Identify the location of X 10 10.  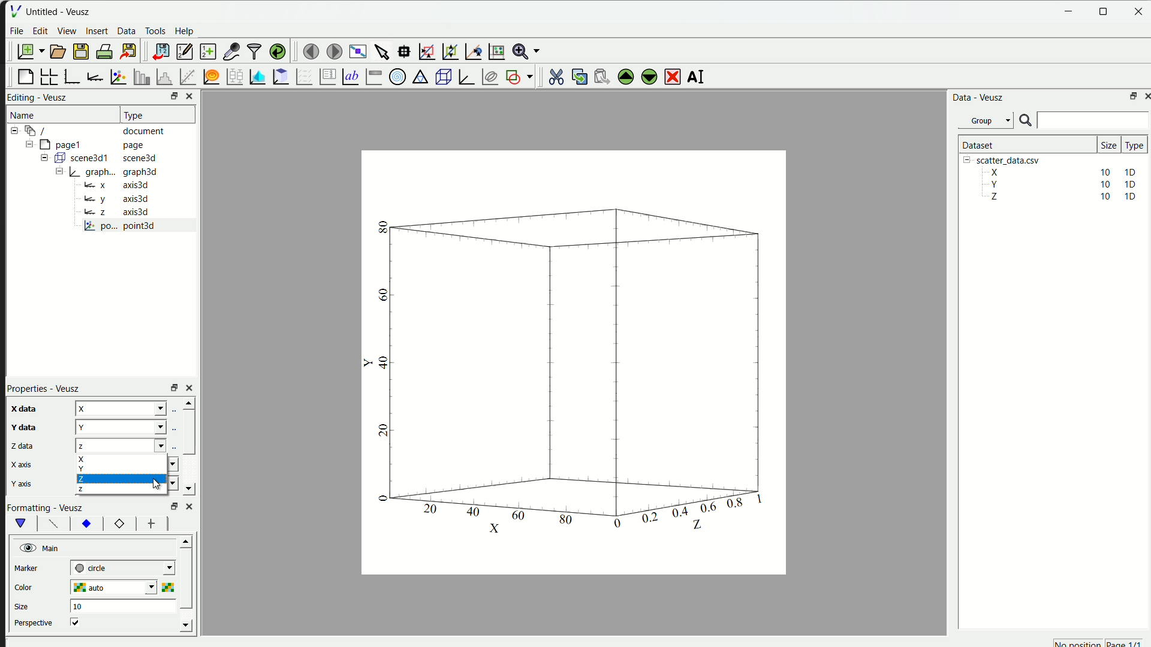
(1059, 171).